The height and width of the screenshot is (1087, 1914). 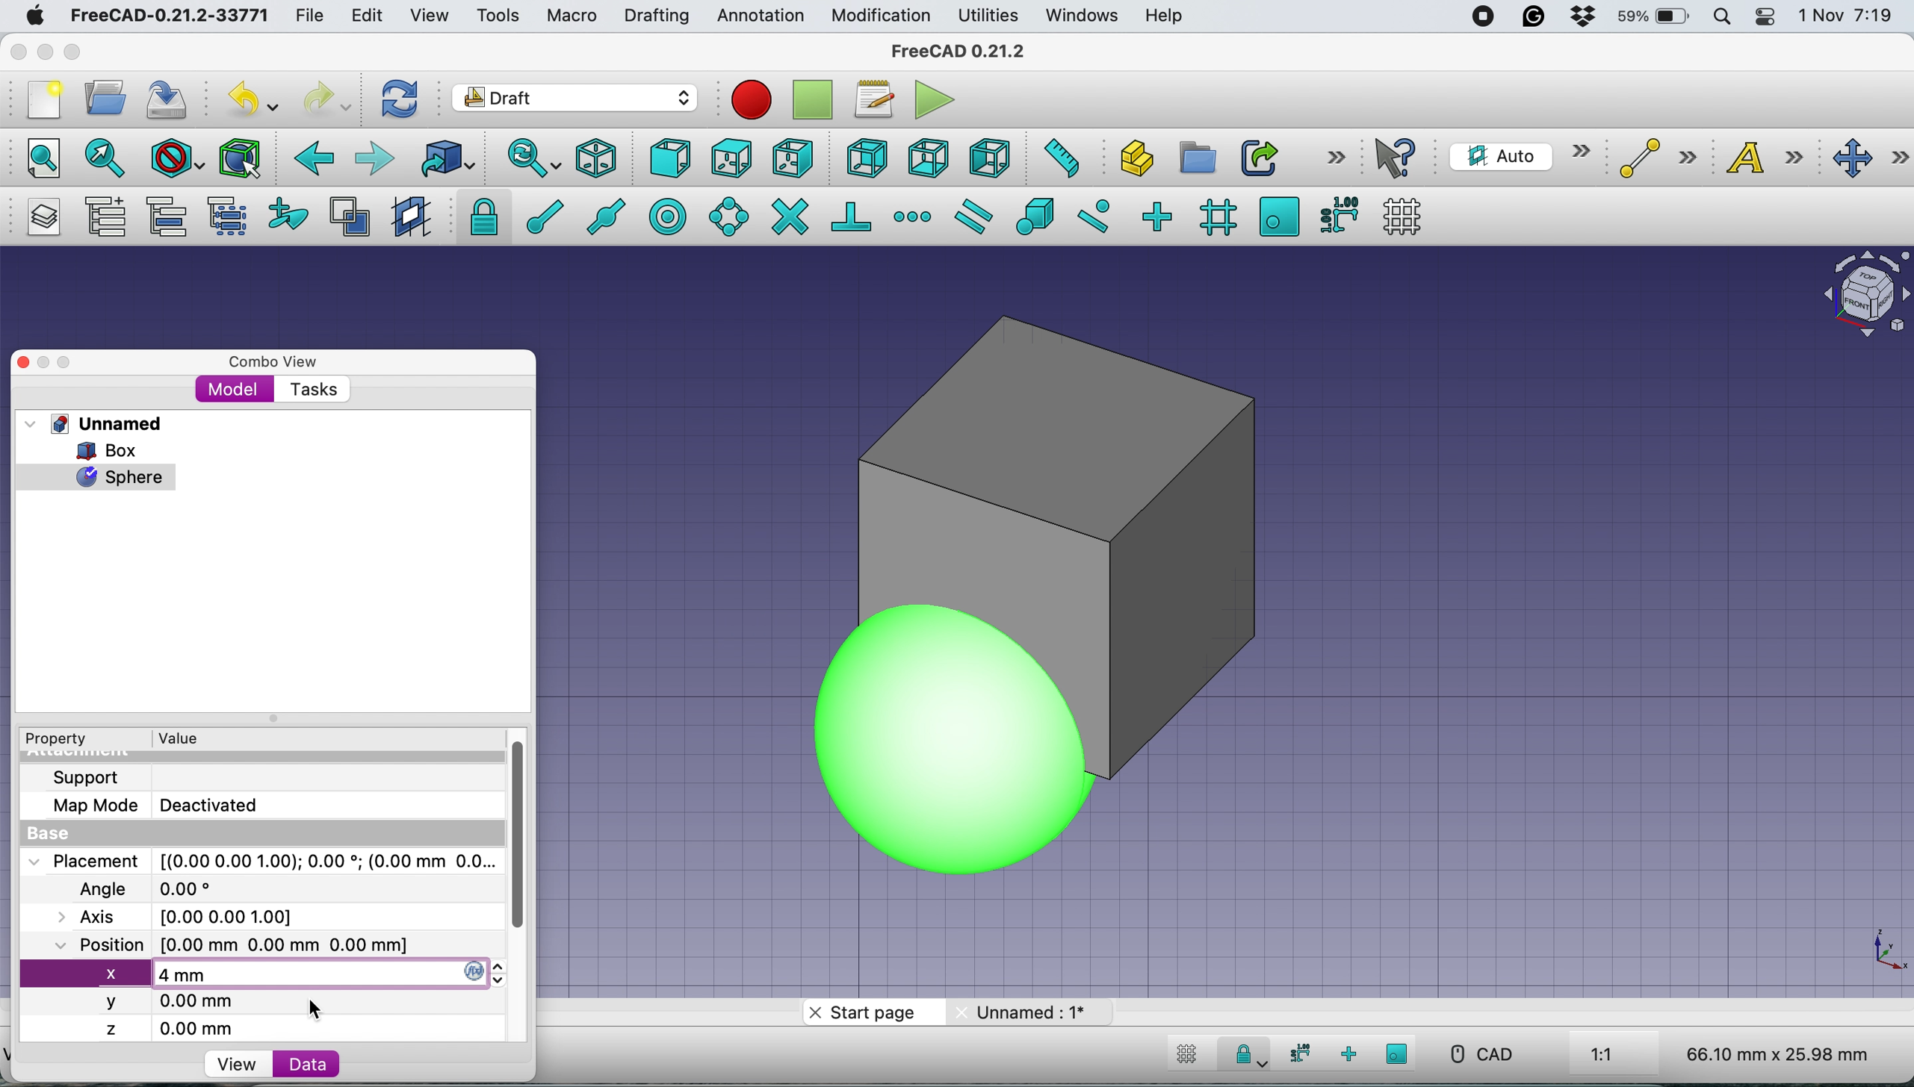 What do you see at coordinates (936, 99) in the screenshot?
I see `execute macros` at bounding box center [936, 99].